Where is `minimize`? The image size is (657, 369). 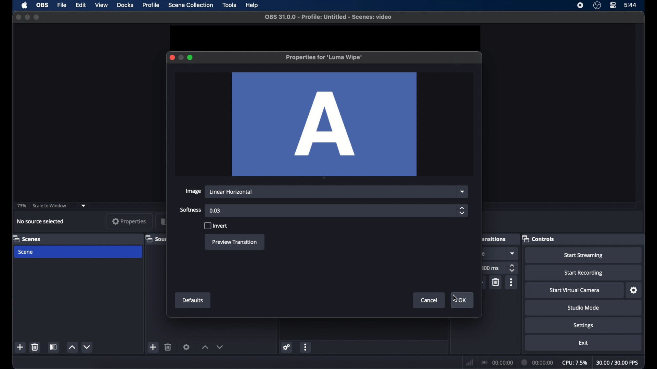 minimize is located at coordinates (181, 57).